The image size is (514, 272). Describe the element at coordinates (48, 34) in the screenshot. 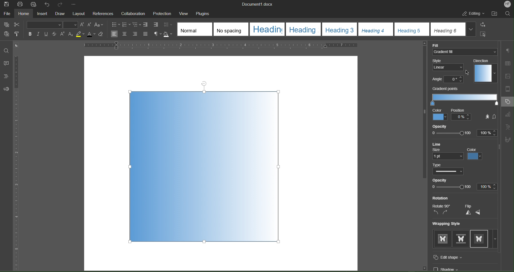

I see `Underline` at that location.